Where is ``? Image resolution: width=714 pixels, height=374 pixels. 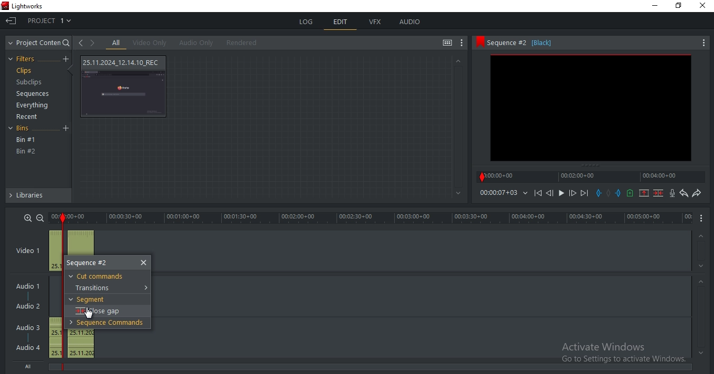
 is located at coordinates (92, 43).